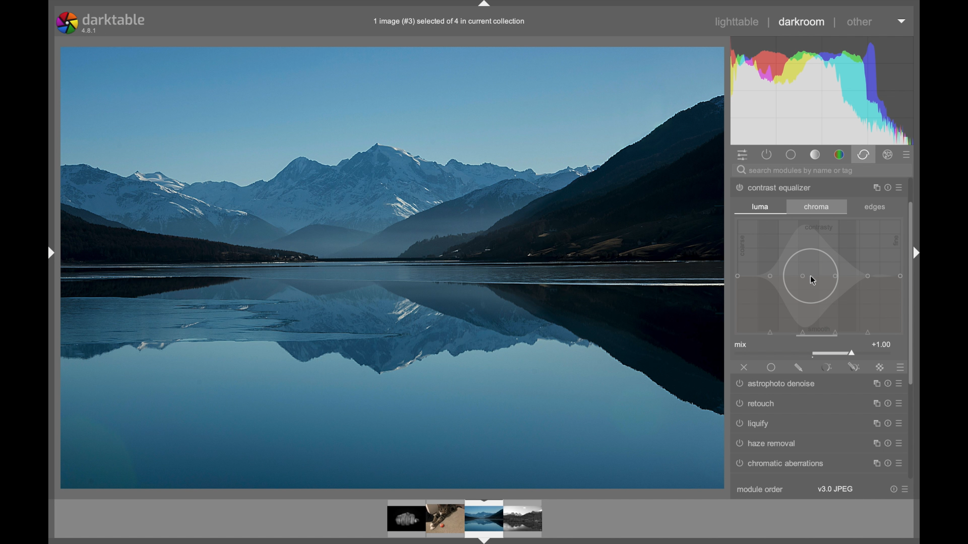  Describe the element at coordinates (767, 155) in the screenshot. I see `show active  modules only` at that location.